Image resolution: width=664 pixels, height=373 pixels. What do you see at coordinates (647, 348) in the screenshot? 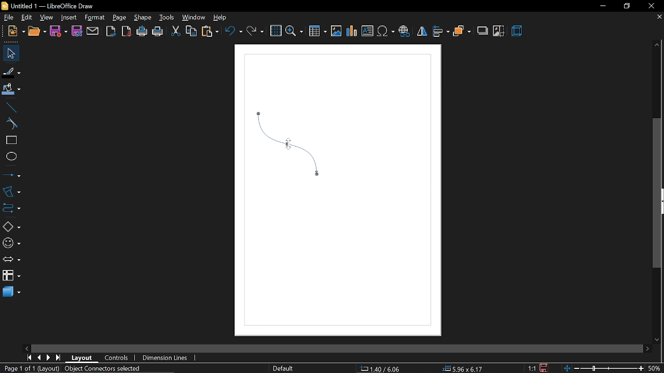
I see `move right` at bounding box center [647, 348].